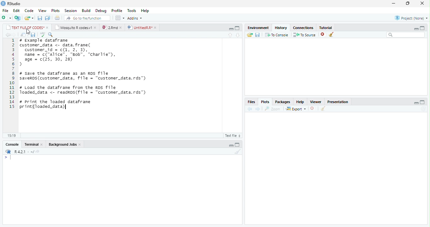  Describe the element at coordinates (24, 27) in the screenshot. I see `TEXT FILE OF CODES` at that location.